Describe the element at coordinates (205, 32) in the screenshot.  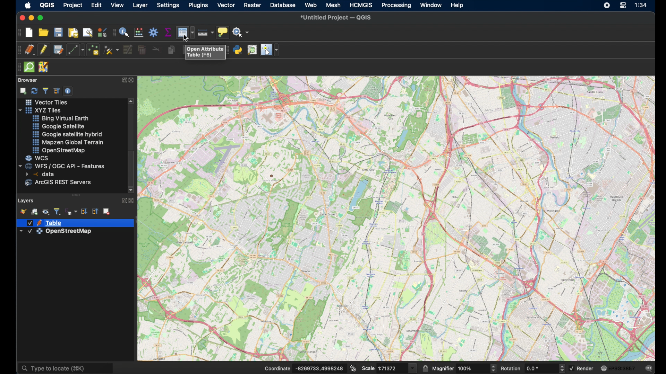
I see `measure line` at that location.